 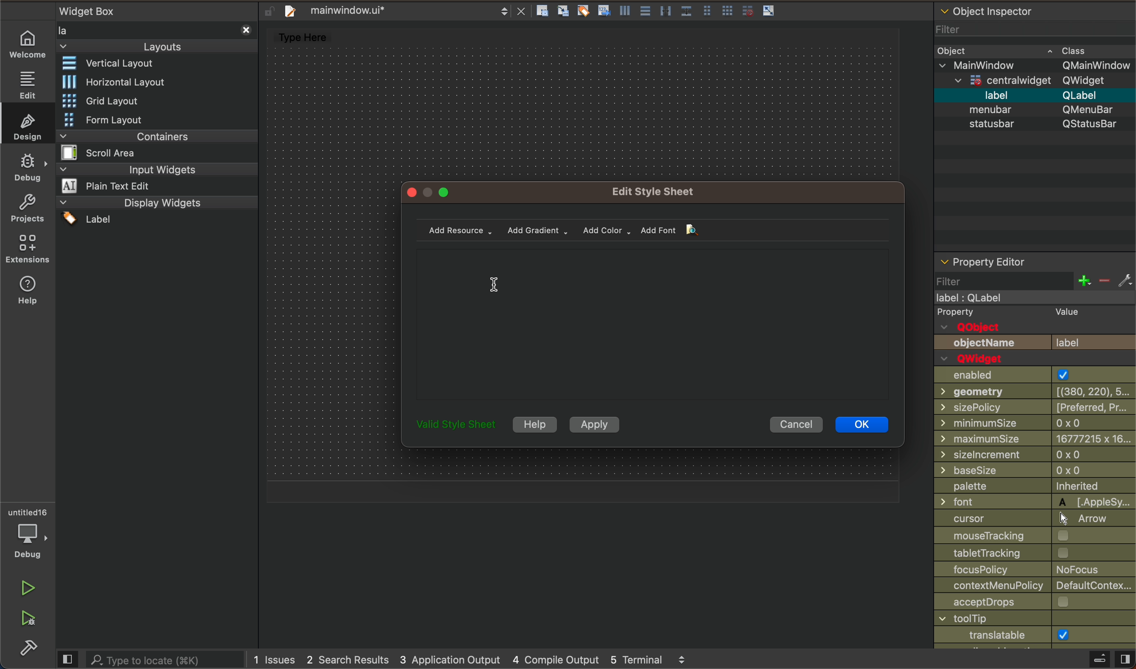 What do you see at coordinates (458, 427) in the screenshot?
I see `` at bounding box center [458, 427].